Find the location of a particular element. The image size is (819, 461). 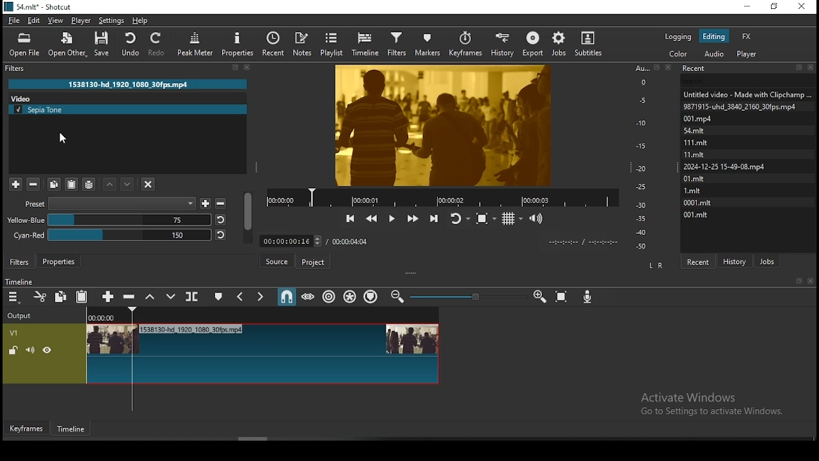

delete preset is located at coordinates (220, 204).